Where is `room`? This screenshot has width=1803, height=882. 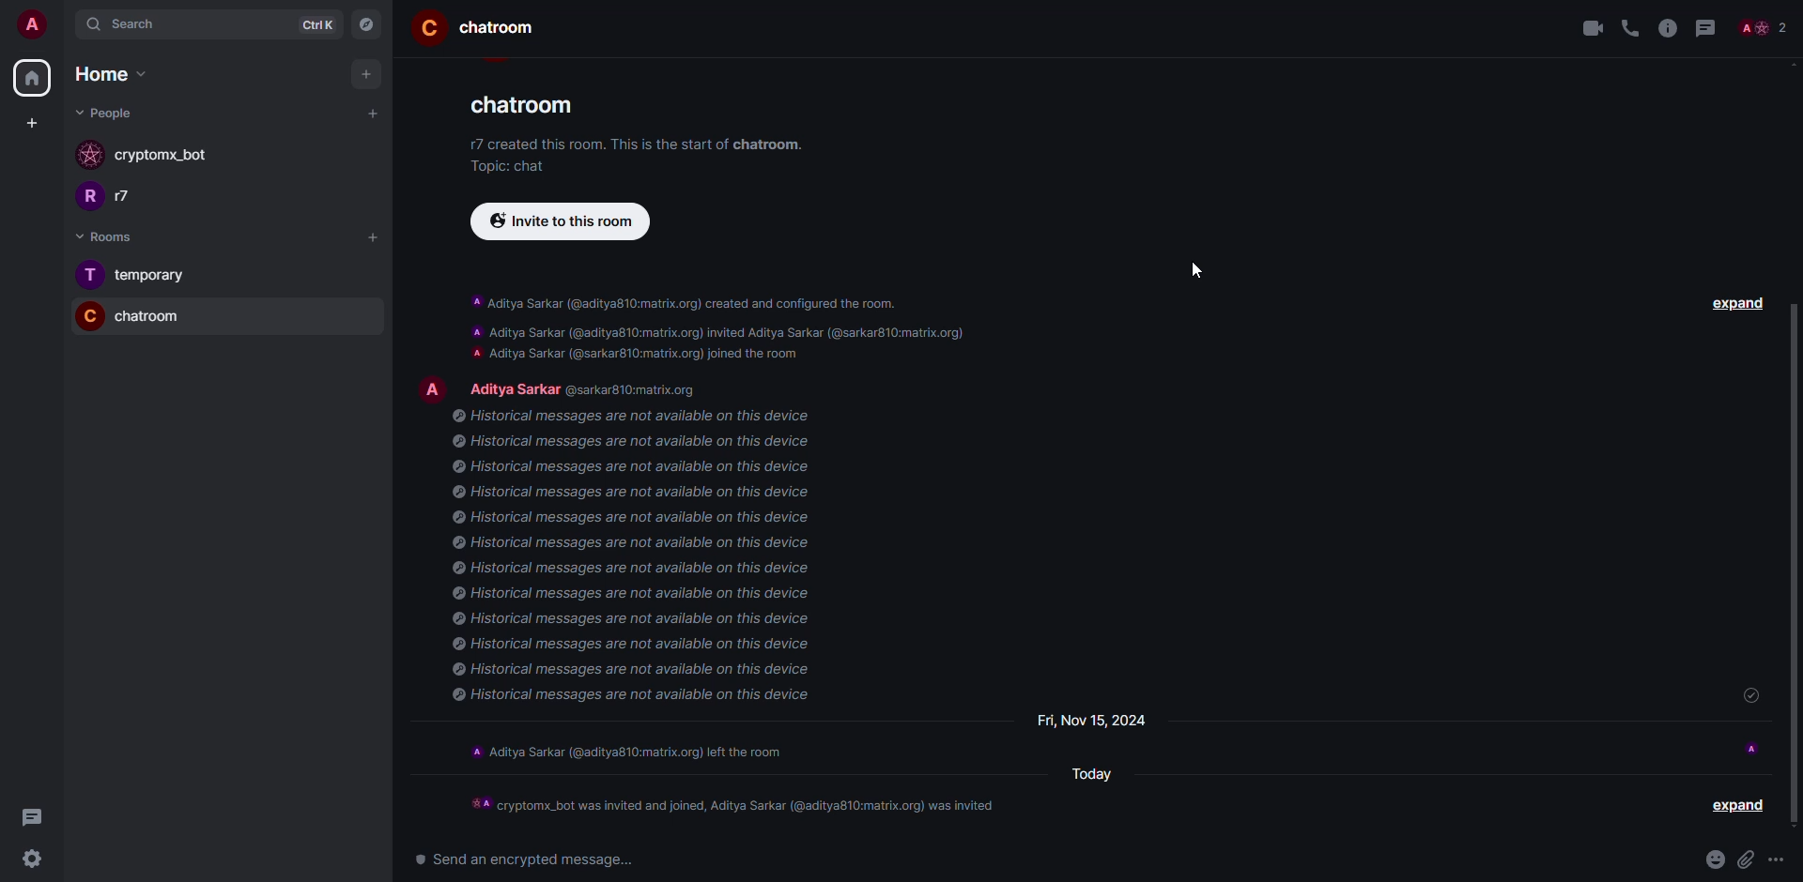 room is located at coordinates (154, 276).